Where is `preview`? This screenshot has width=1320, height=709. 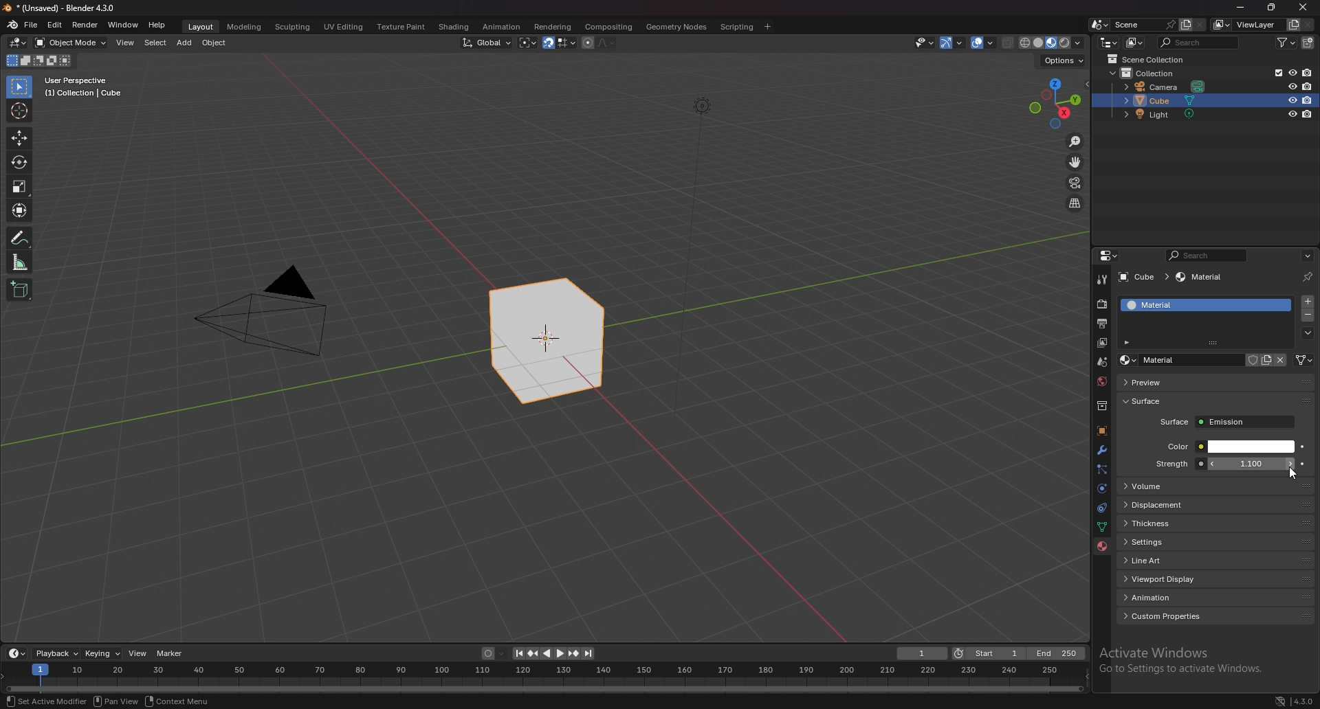 preview is located at coordinates (1169, 382).